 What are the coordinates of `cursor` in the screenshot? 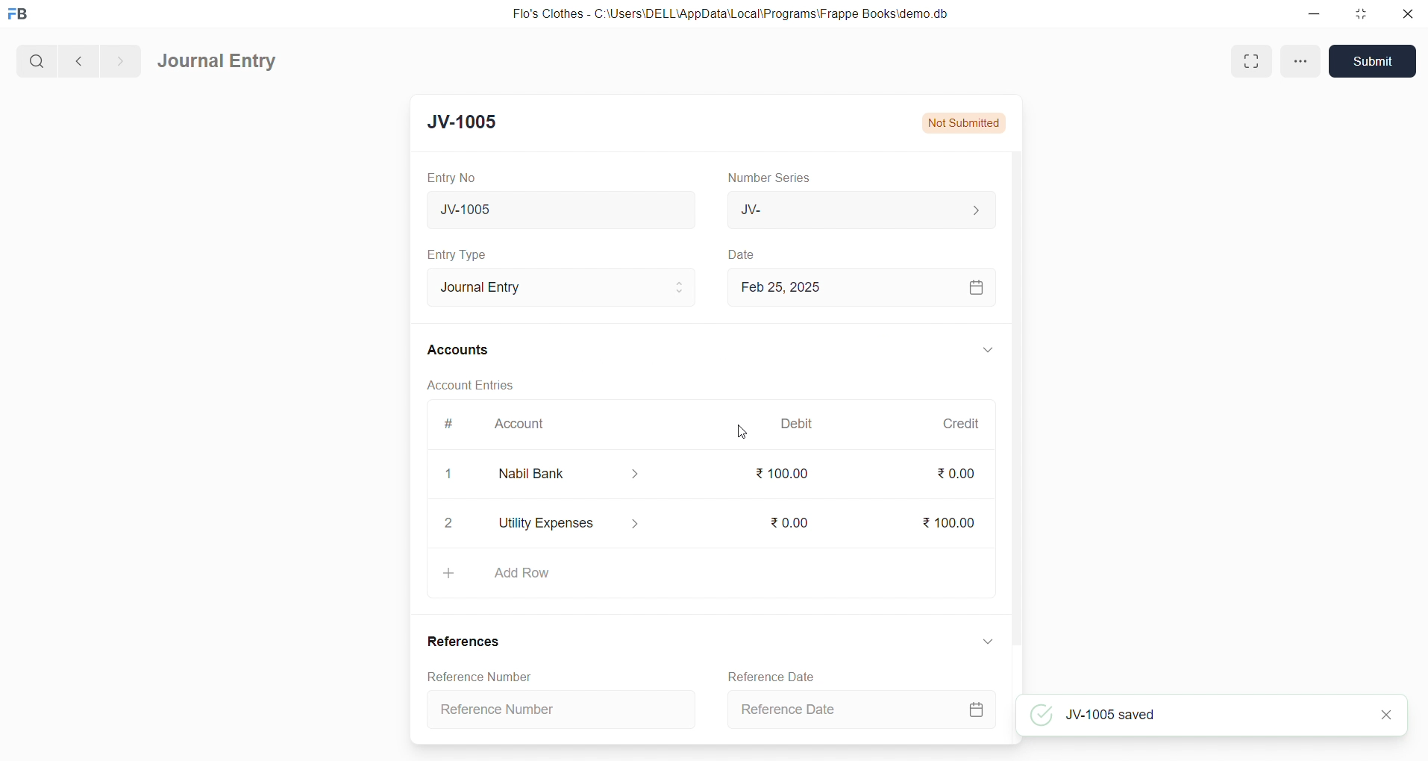 It's located at (742, 433).